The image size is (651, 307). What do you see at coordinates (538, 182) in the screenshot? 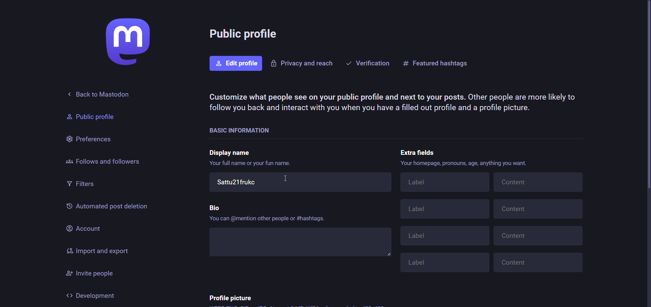
I see `Content ` at bounding box center [538, 182].